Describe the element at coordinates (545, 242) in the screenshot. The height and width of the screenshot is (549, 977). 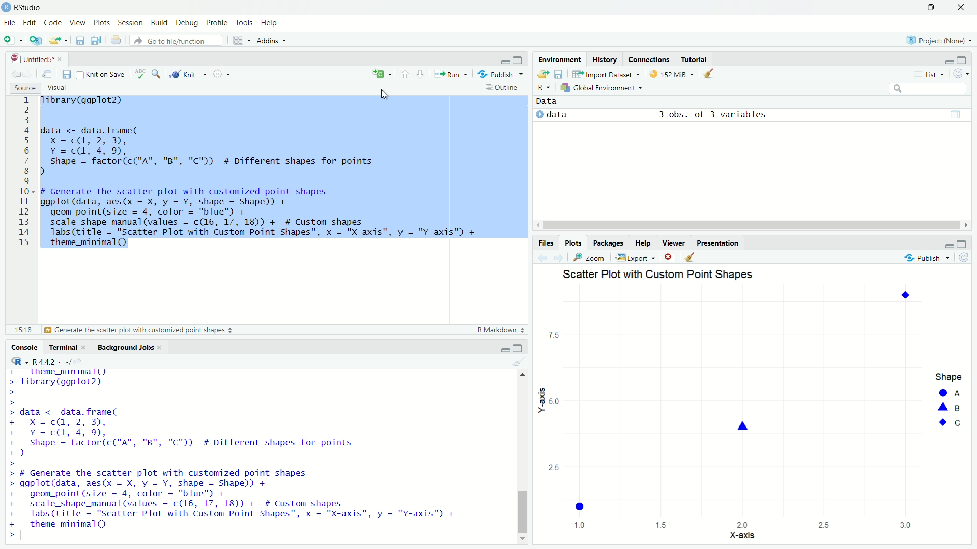
I see `Files` at that location.